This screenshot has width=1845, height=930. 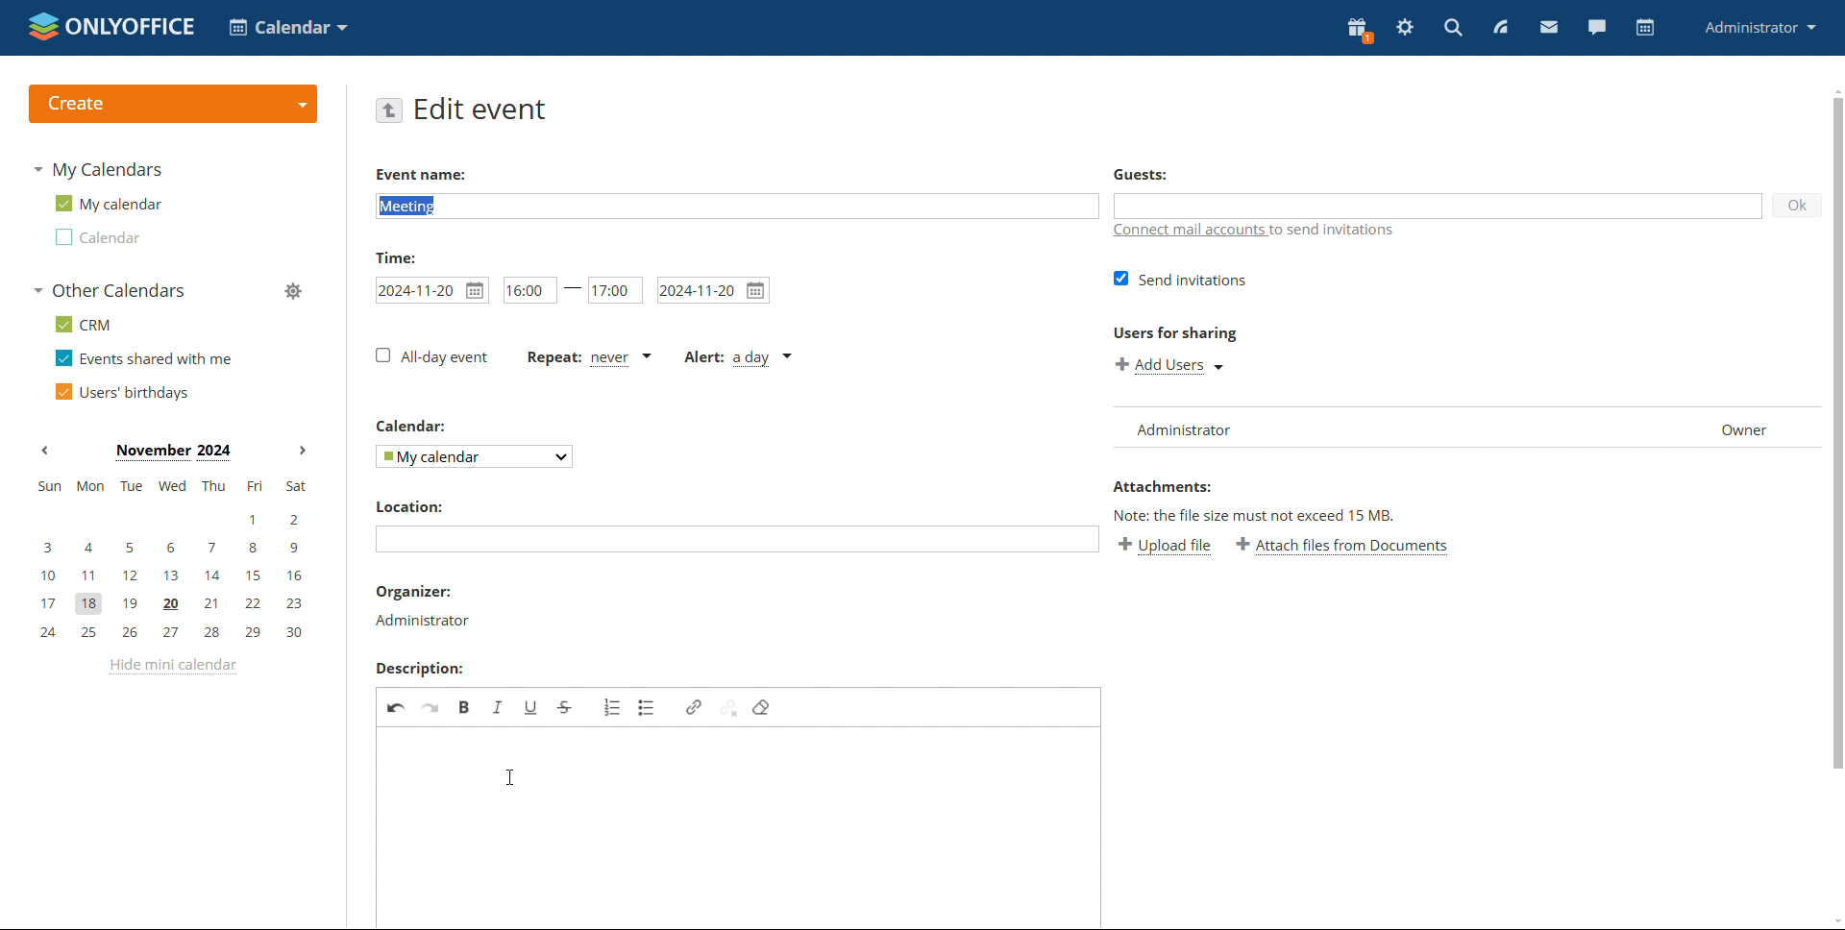 I want to click on time, so click(x=398, y=256).